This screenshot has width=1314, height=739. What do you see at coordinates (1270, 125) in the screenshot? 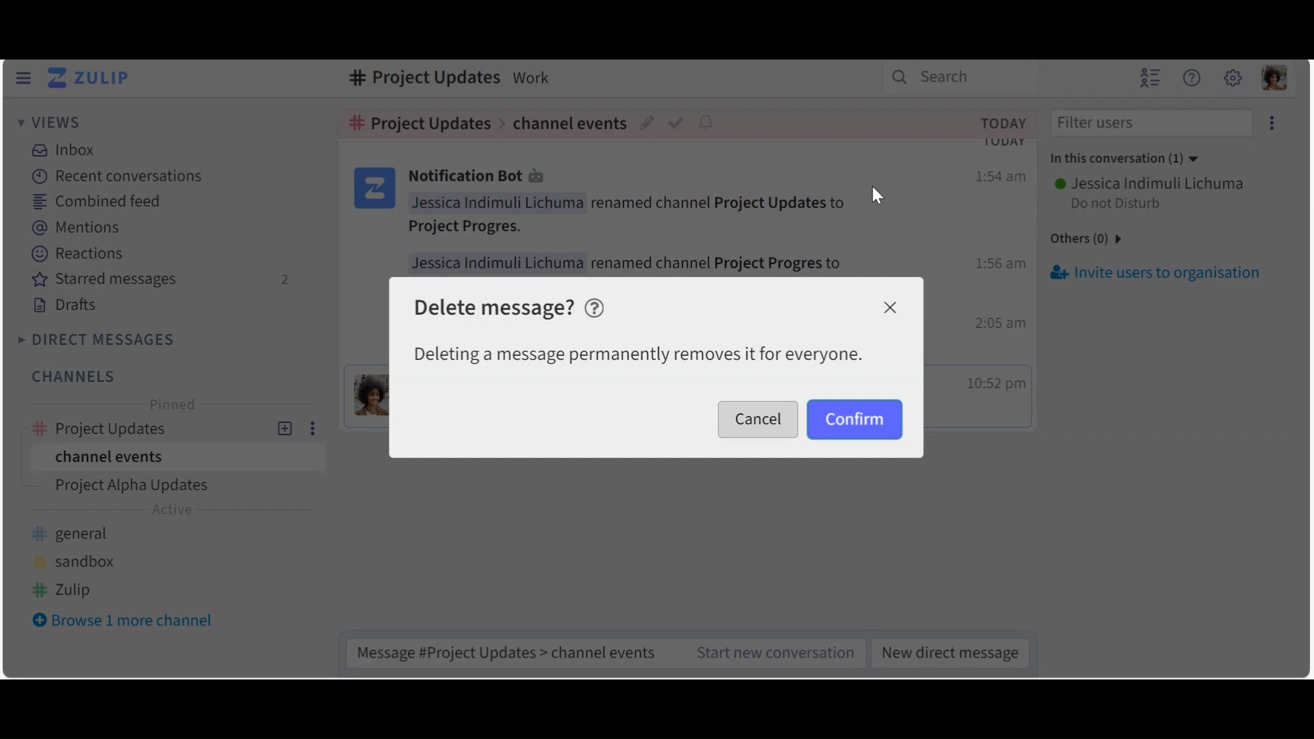
I see `Invite user to organisation` at bounding box center [1270, 125].